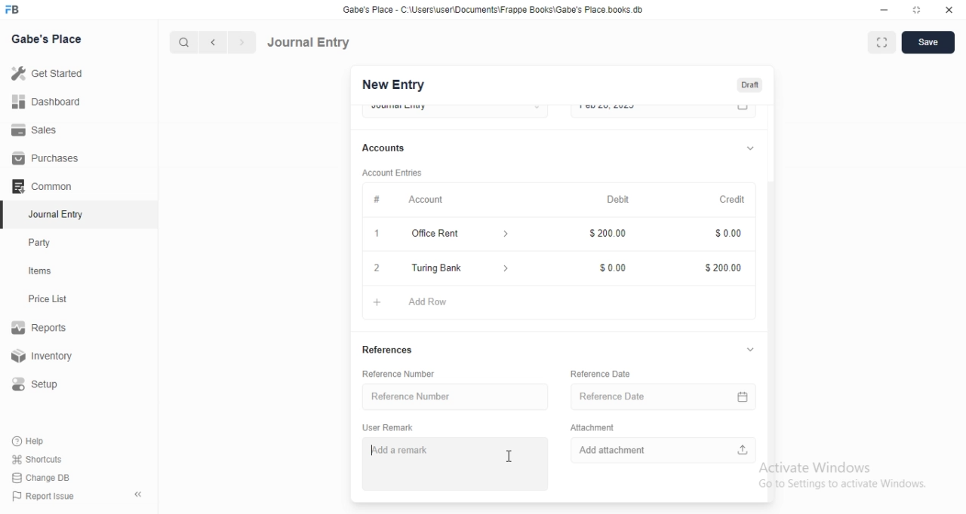  I want to click on Office Rent, so click(438, 234).